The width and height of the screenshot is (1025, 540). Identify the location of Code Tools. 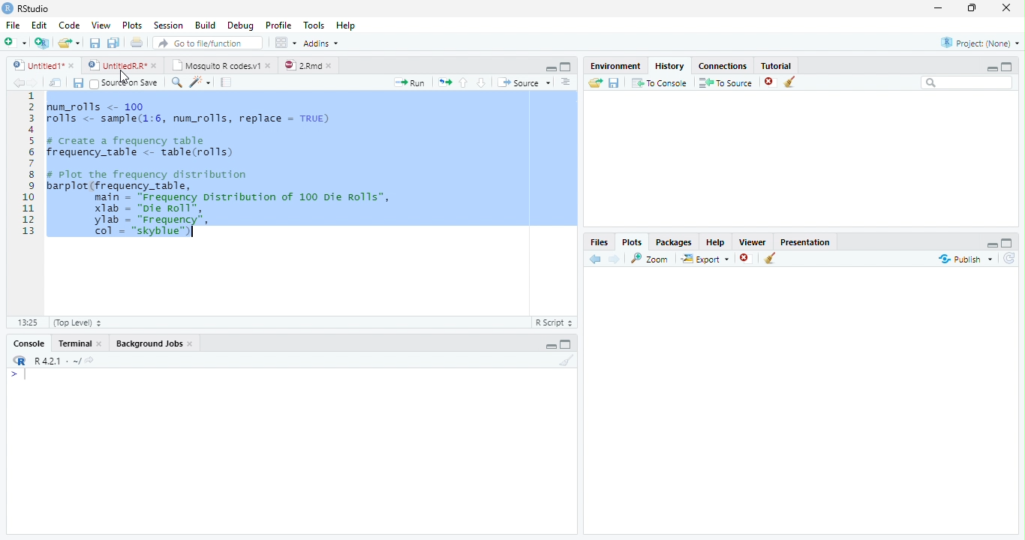
(199, 82).